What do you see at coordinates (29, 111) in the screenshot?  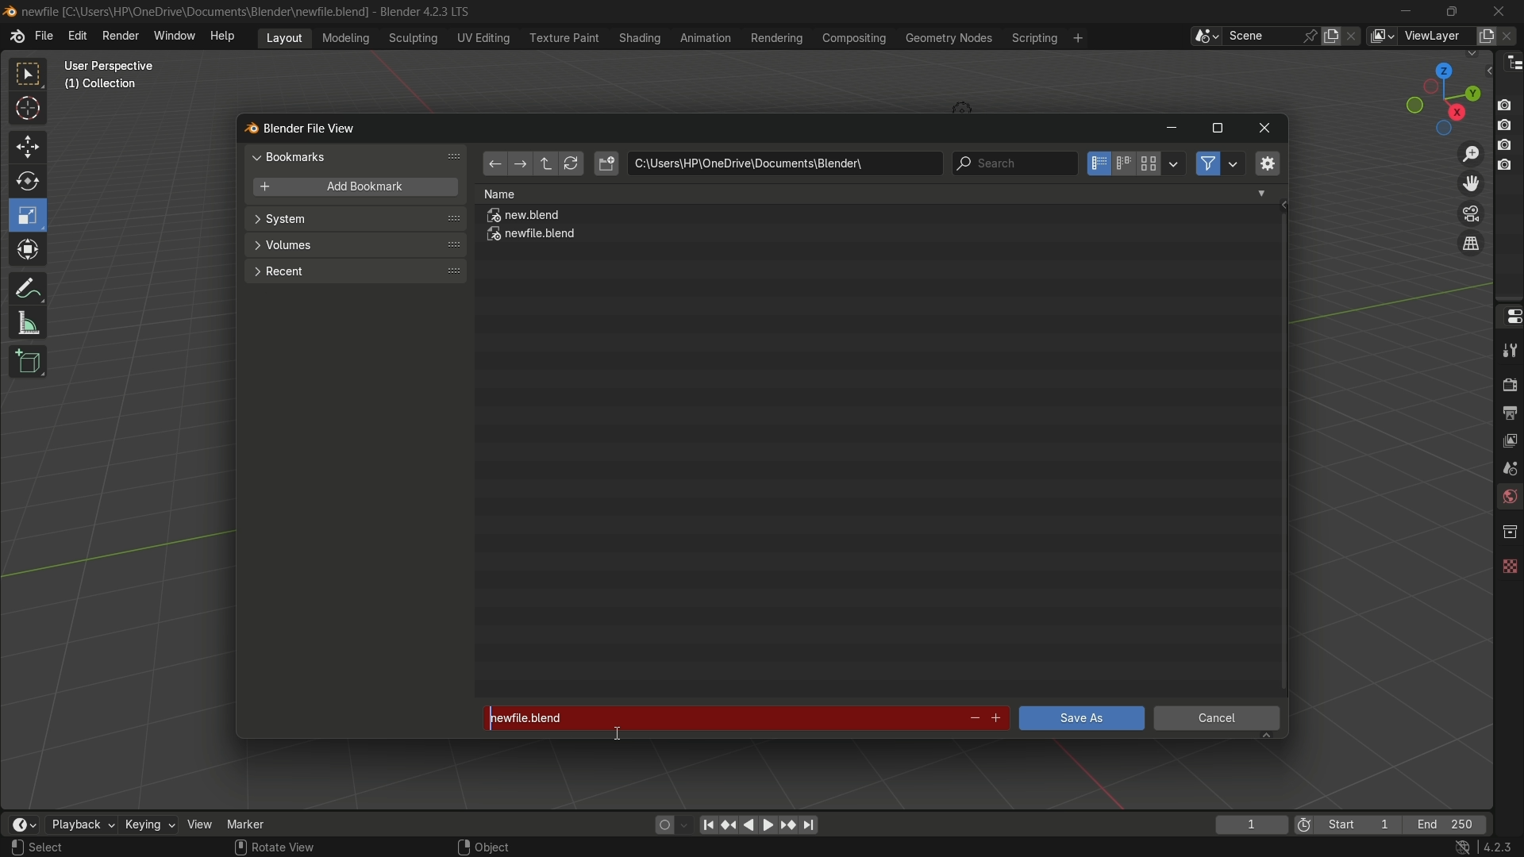 I see `cursor` at bounding box center [29, 111].